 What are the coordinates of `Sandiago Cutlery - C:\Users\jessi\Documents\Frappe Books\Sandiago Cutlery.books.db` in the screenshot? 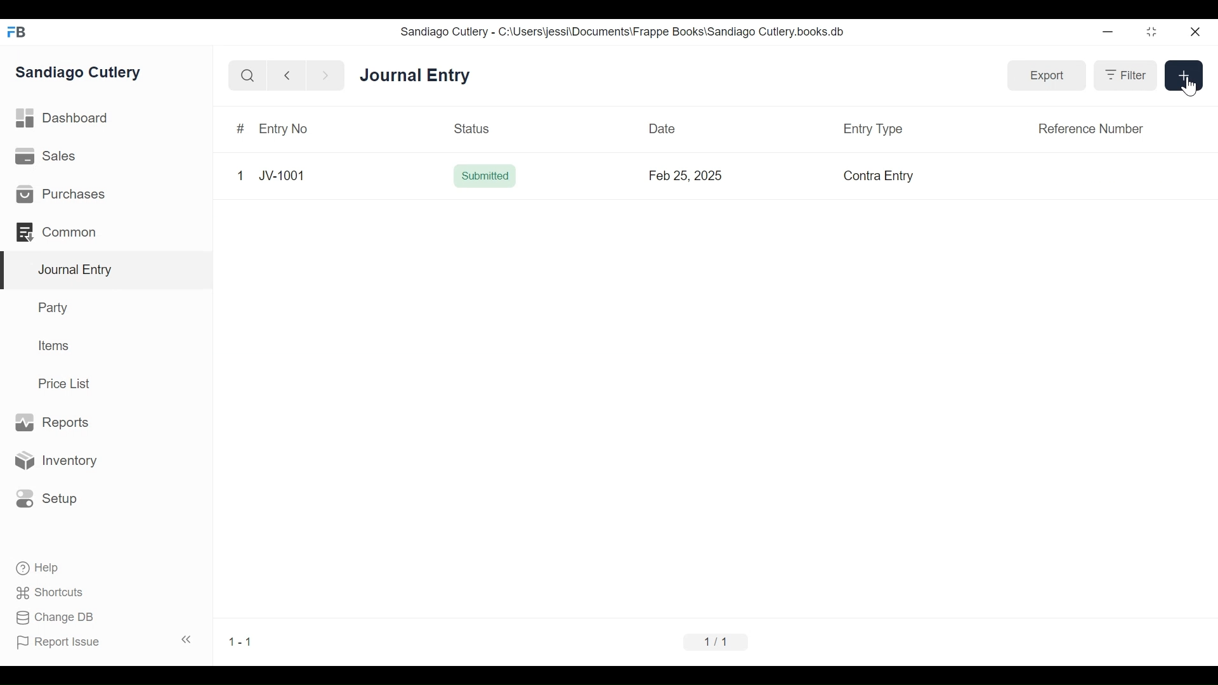 It's located at (625, 33).